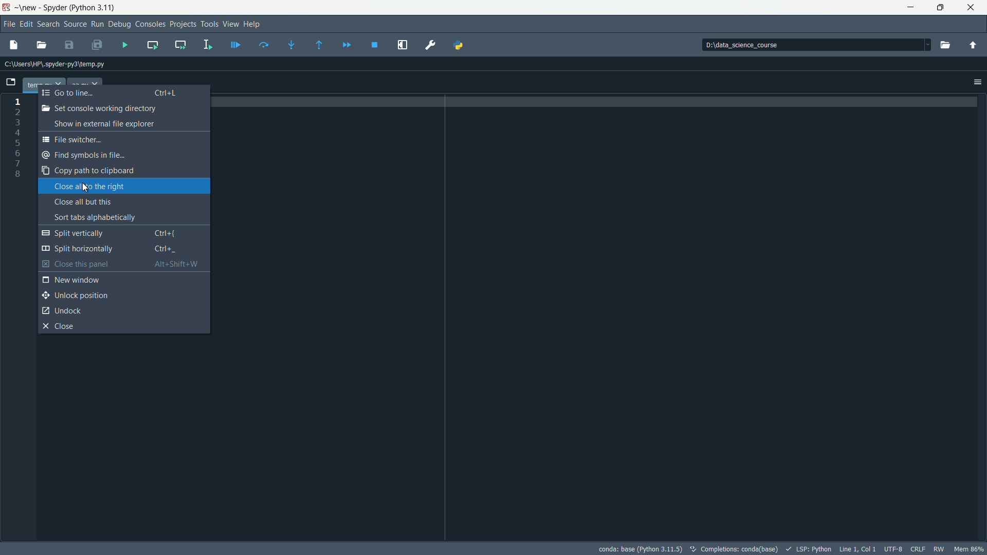 The height and width of the screenshot is (555, 987). What do you see at coordinates (10, 25) in the screenshot?
I see `file menu` at bounding box center [10, 25].